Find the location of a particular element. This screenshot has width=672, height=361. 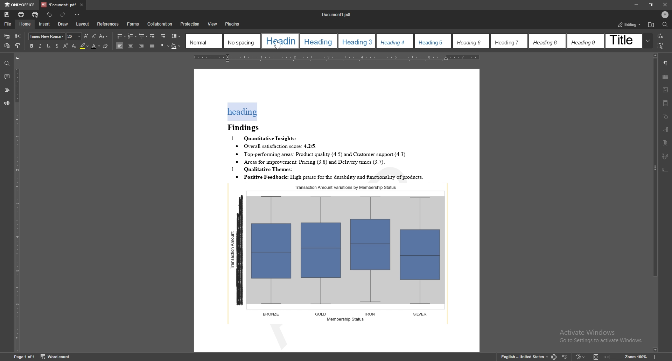

onlyoffice is located at coordinates (20, 5).